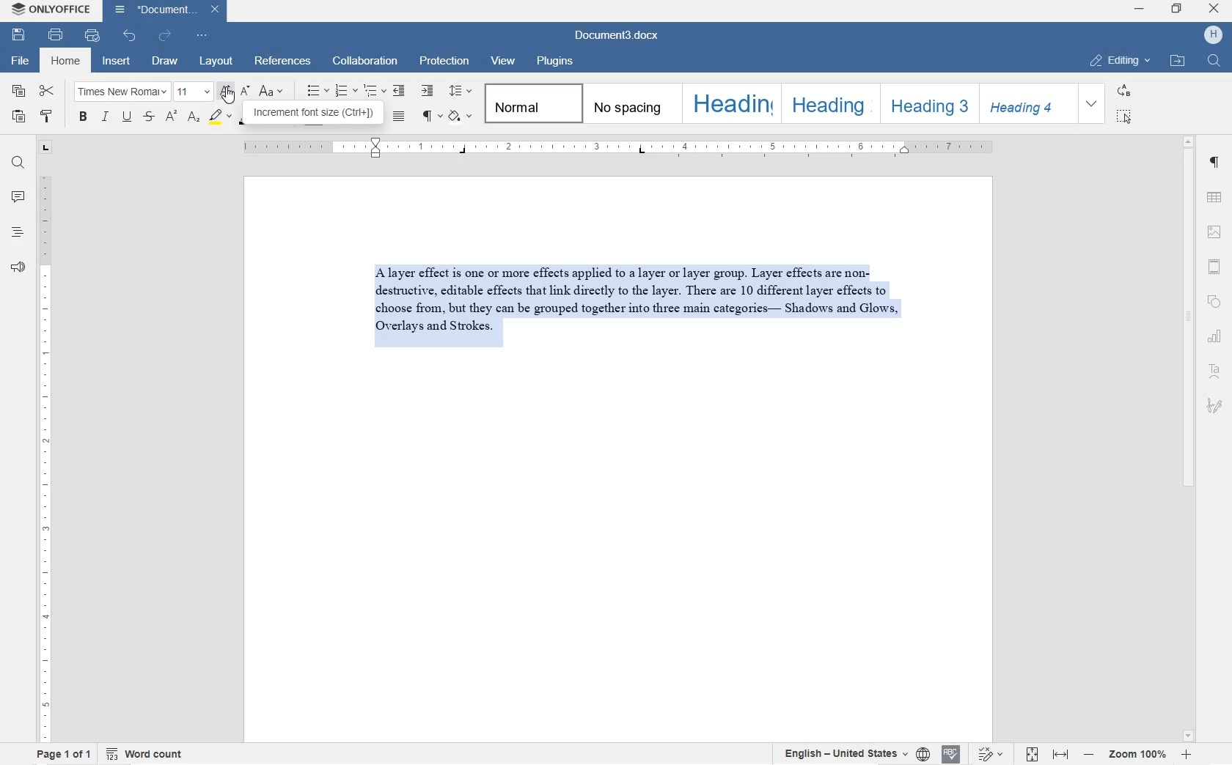  What do you see at coordinates (18, 233) in the screenshot?
I see `headings` at bounding box center [18, 233].